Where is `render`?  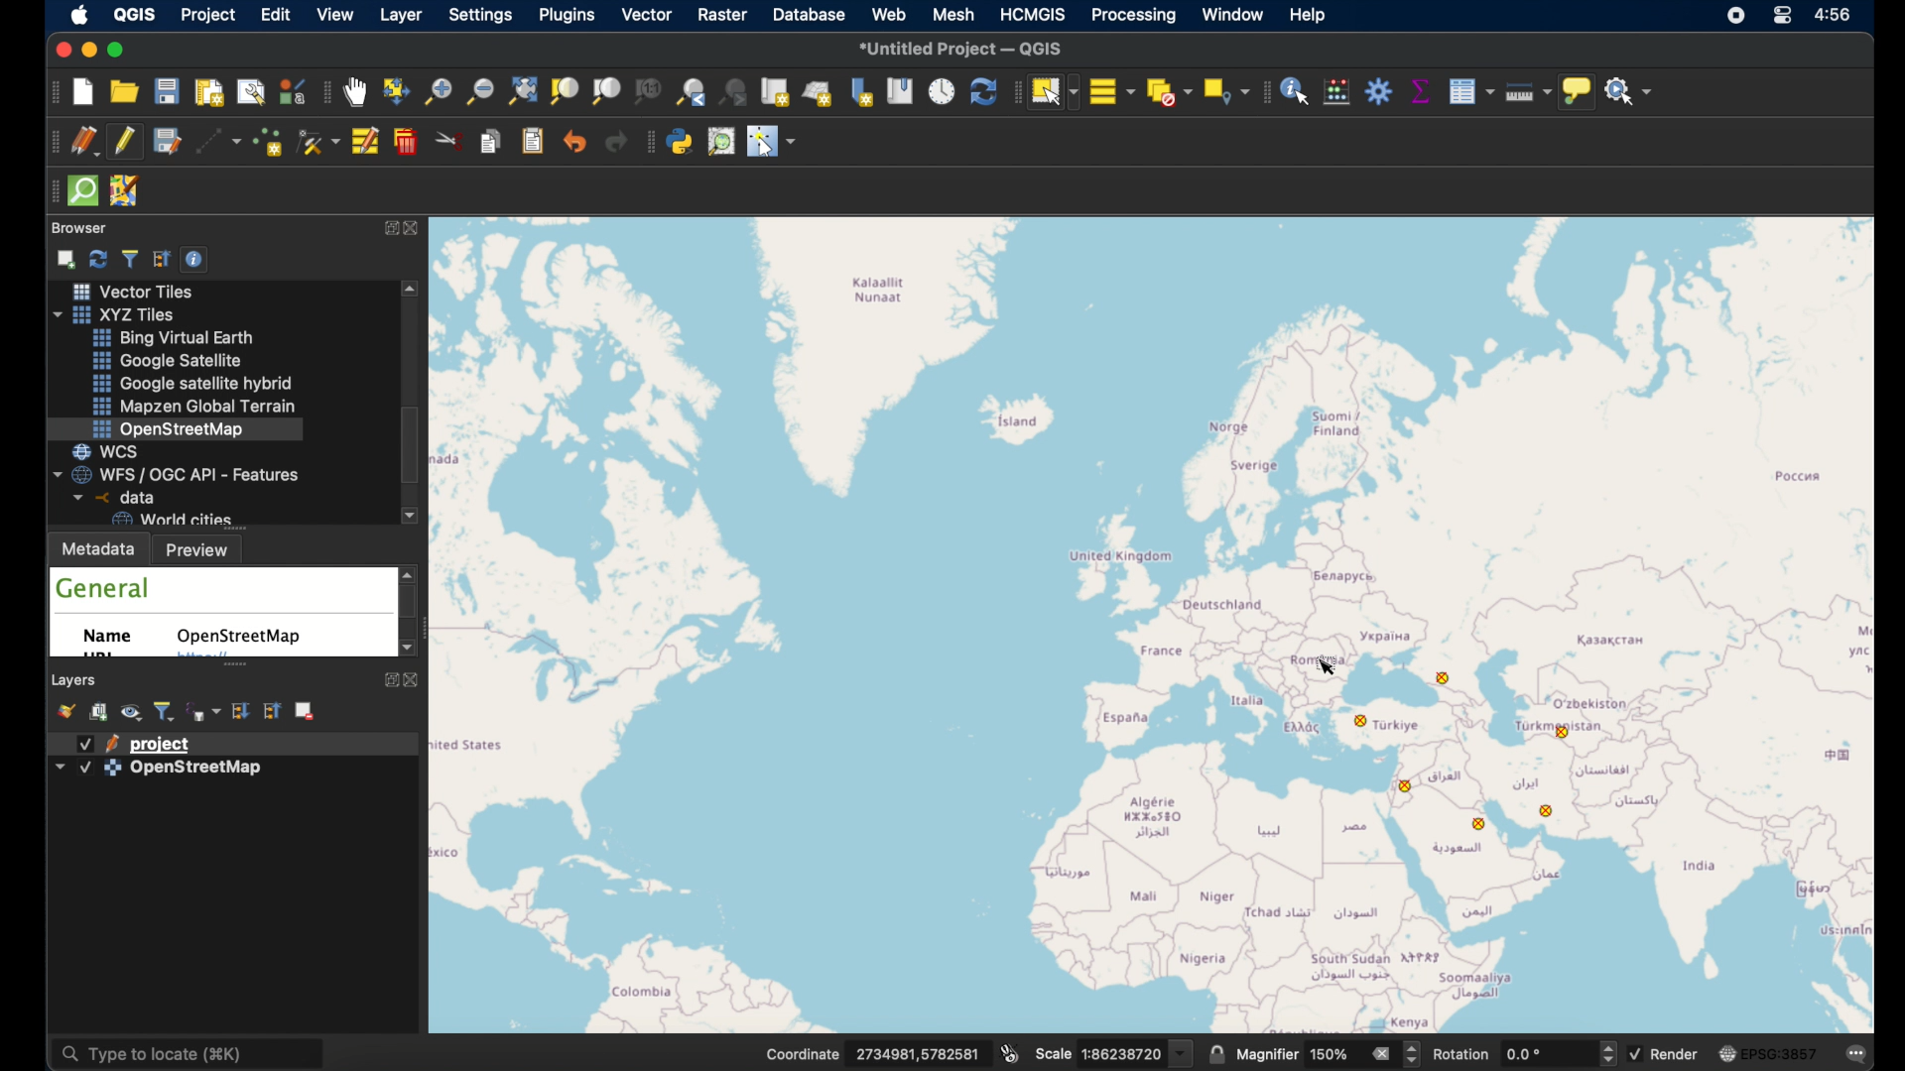
render is located at coordinates (1677, 1053).